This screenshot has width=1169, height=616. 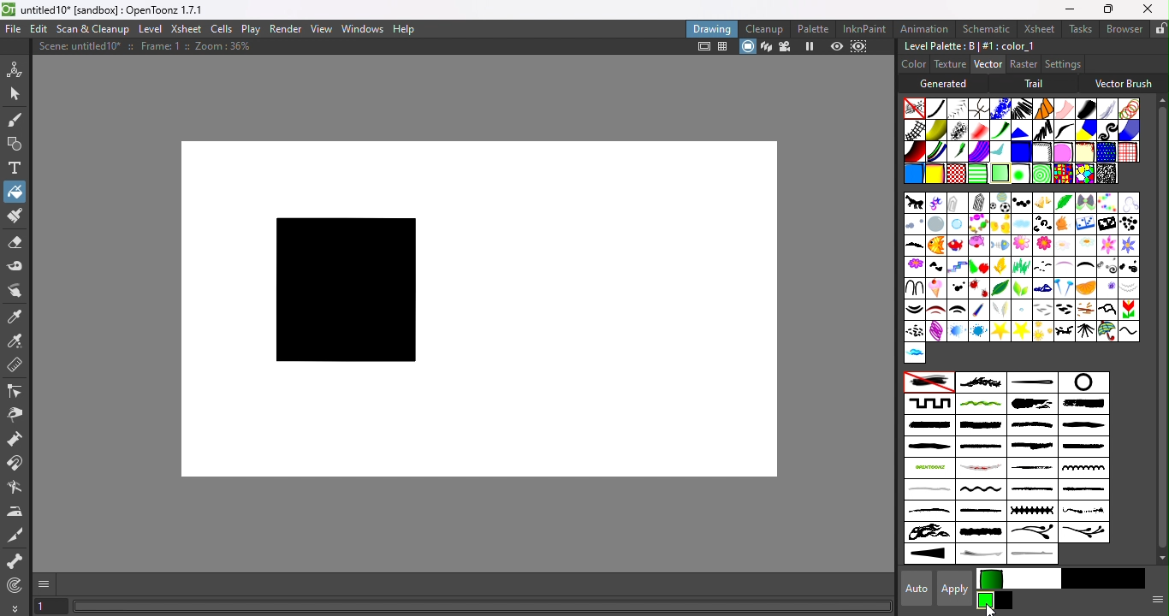 I want to click on large_brush3, so click(x=928, y=425).